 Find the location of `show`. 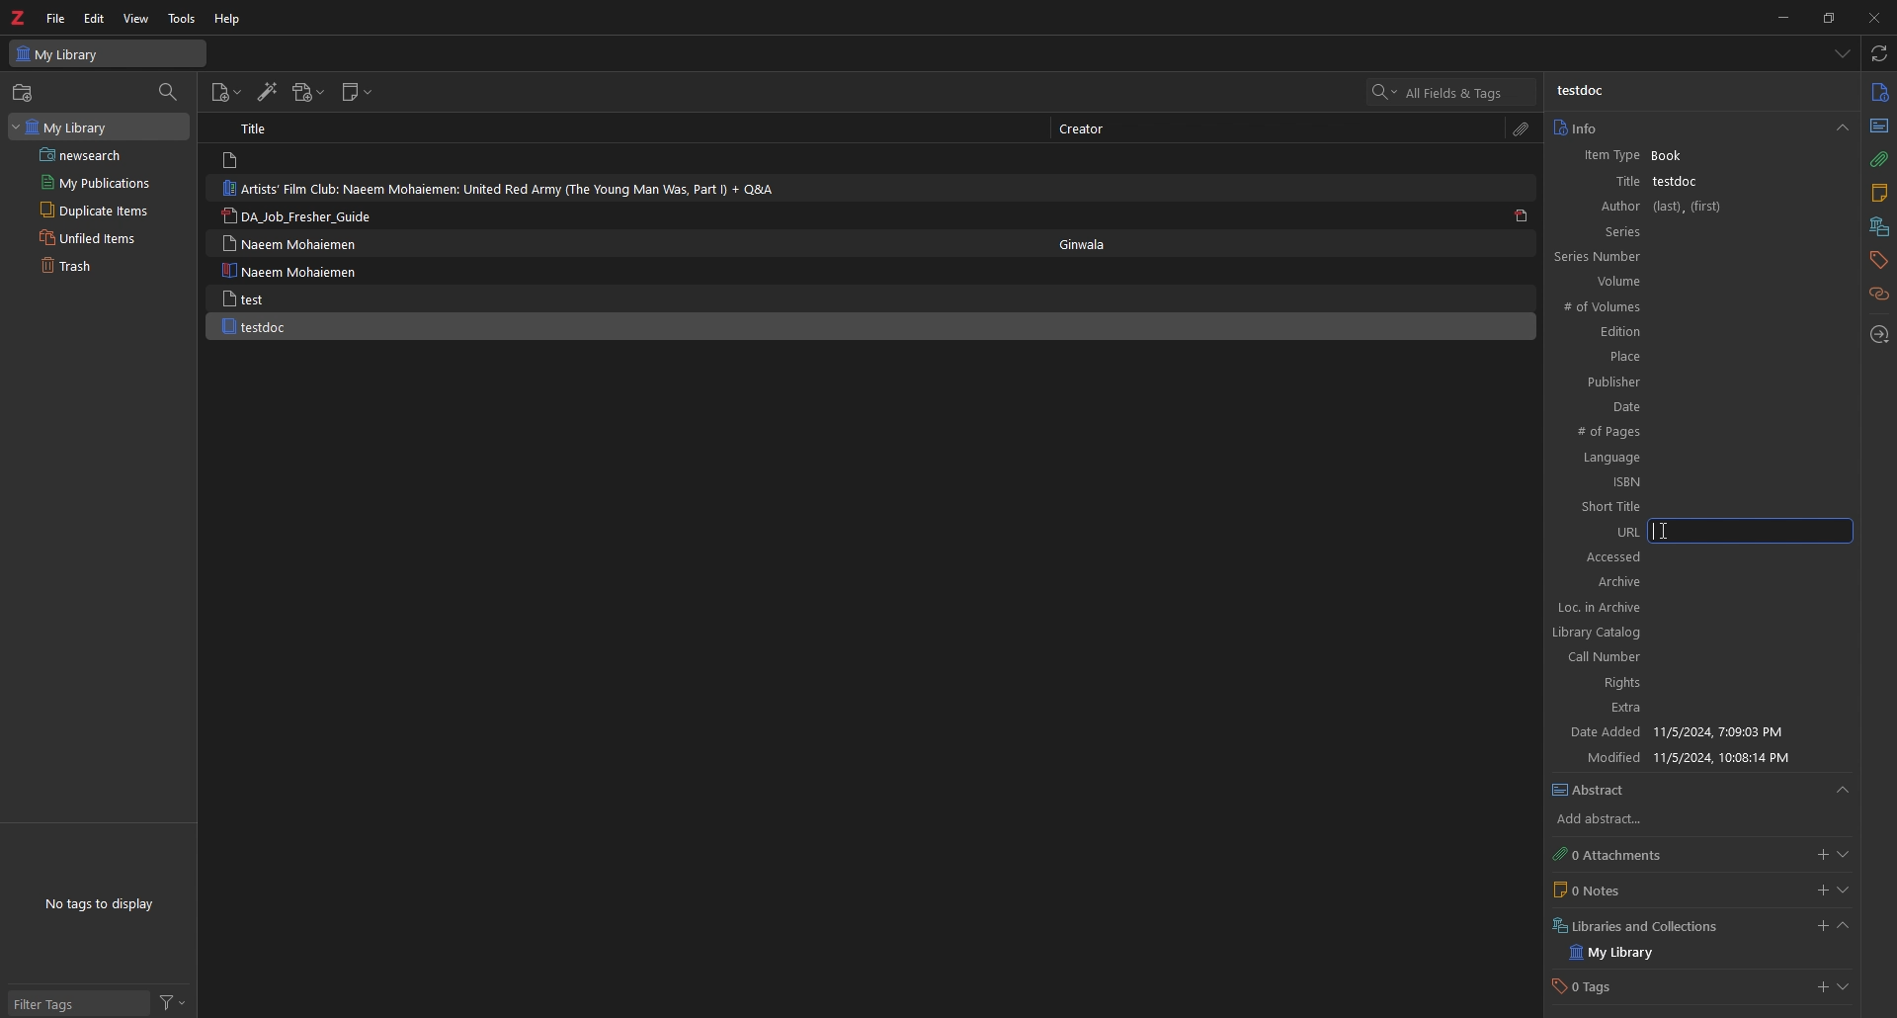

show is located at coordinates (1844, 854).